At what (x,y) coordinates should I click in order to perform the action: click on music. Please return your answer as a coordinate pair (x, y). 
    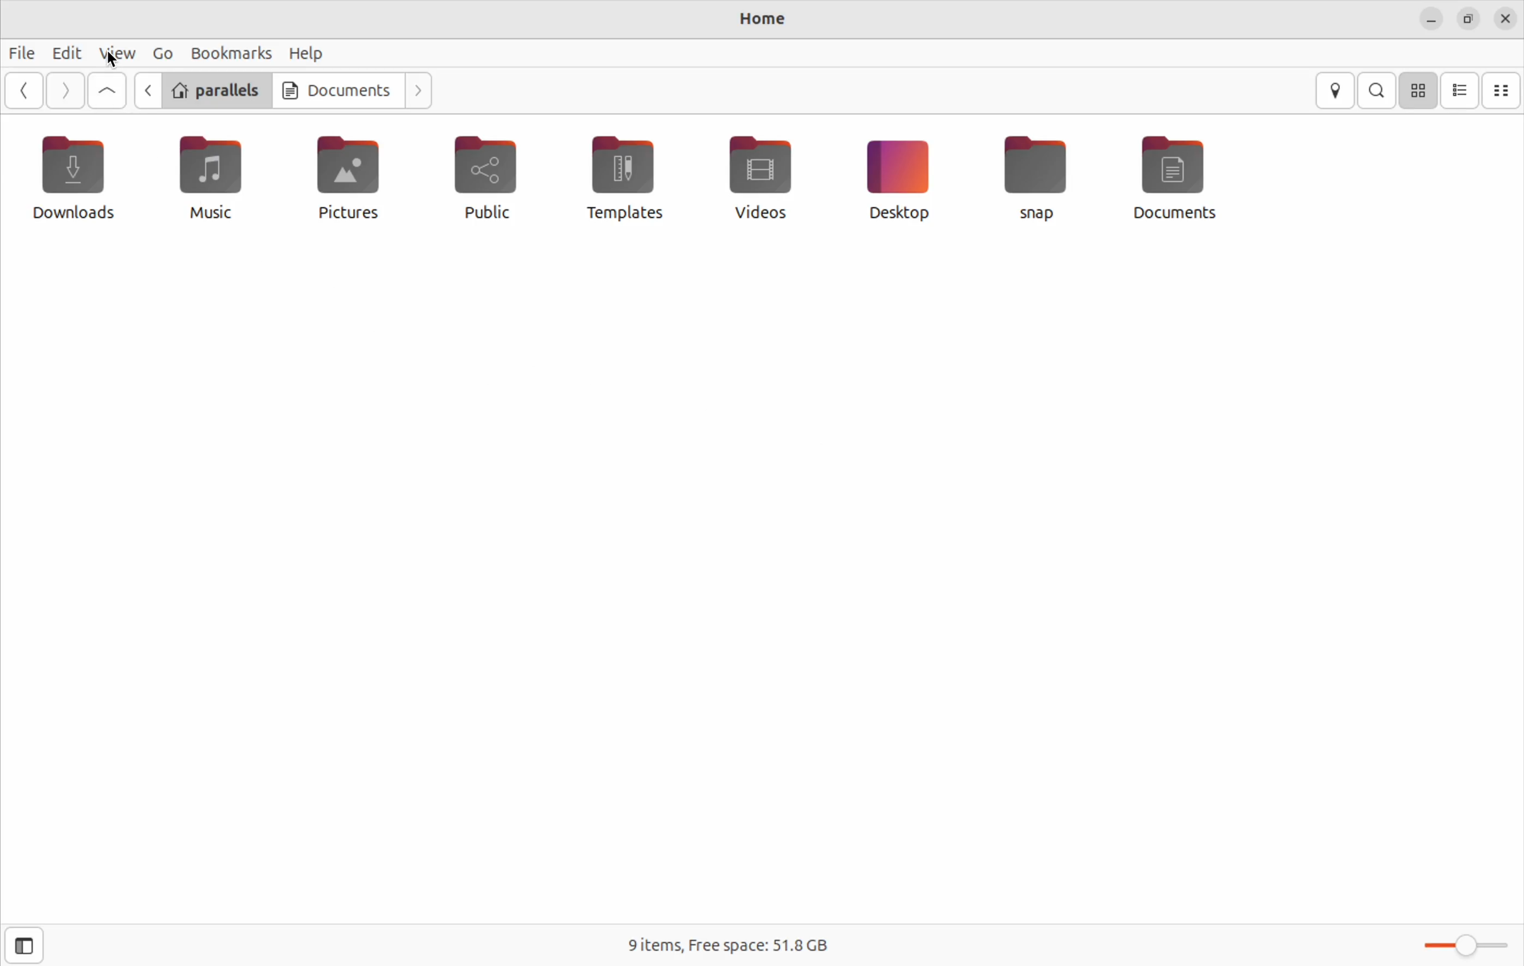
    Looking at the image, I should click on (213, 178).